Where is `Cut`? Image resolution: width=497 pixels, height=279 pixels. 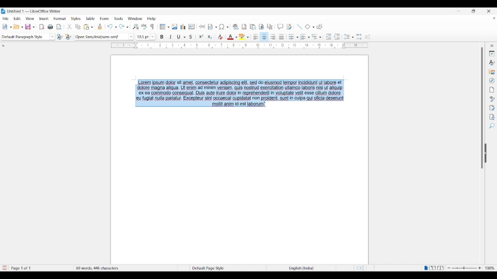
Cut is located at coordinates (69, 27).